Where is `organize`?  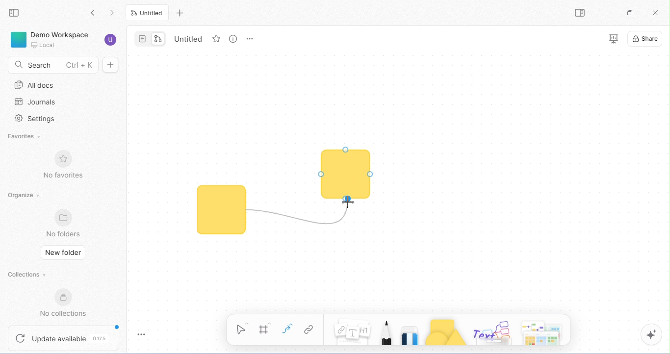
organize is located at coordinates (25, 195).